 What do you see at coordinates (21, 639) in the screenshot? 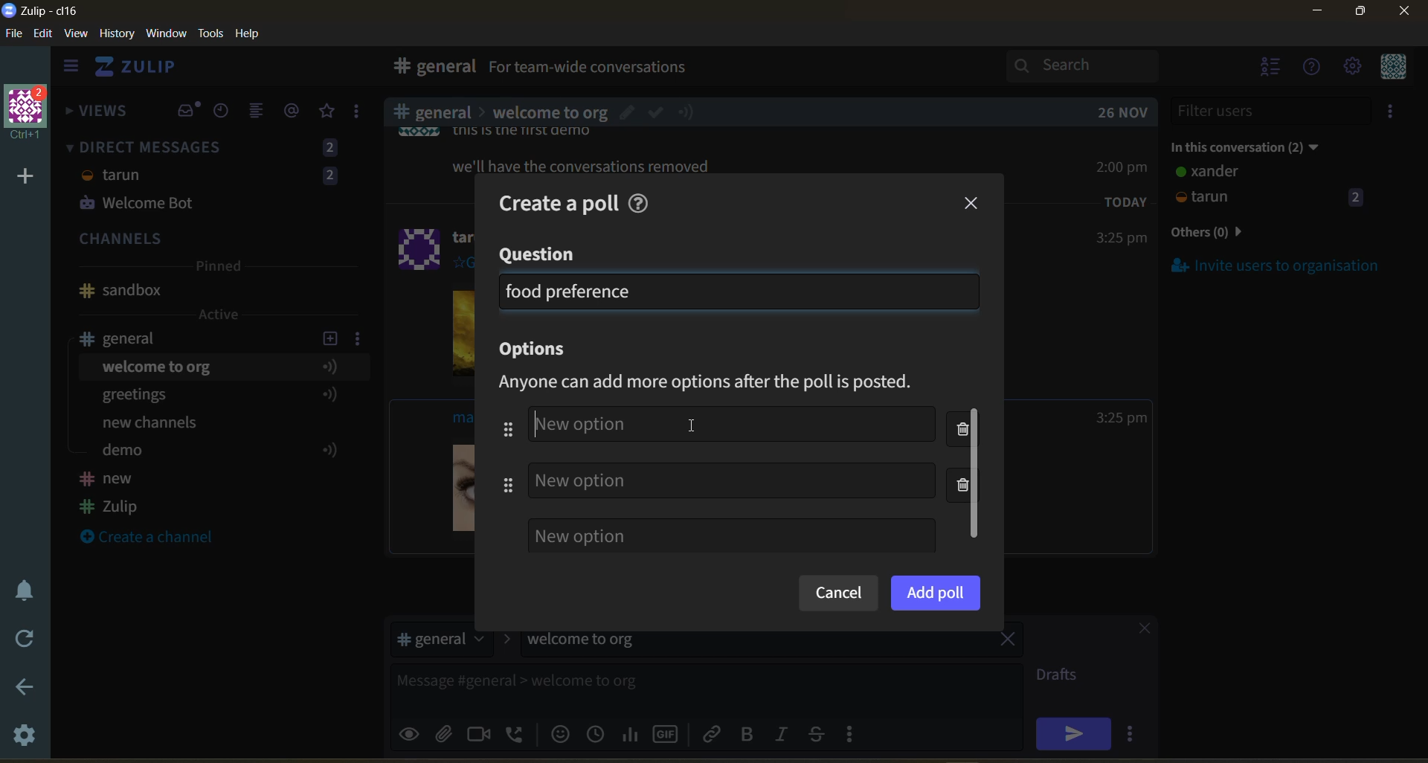
I see `reload` at bounding box center [21, 639].